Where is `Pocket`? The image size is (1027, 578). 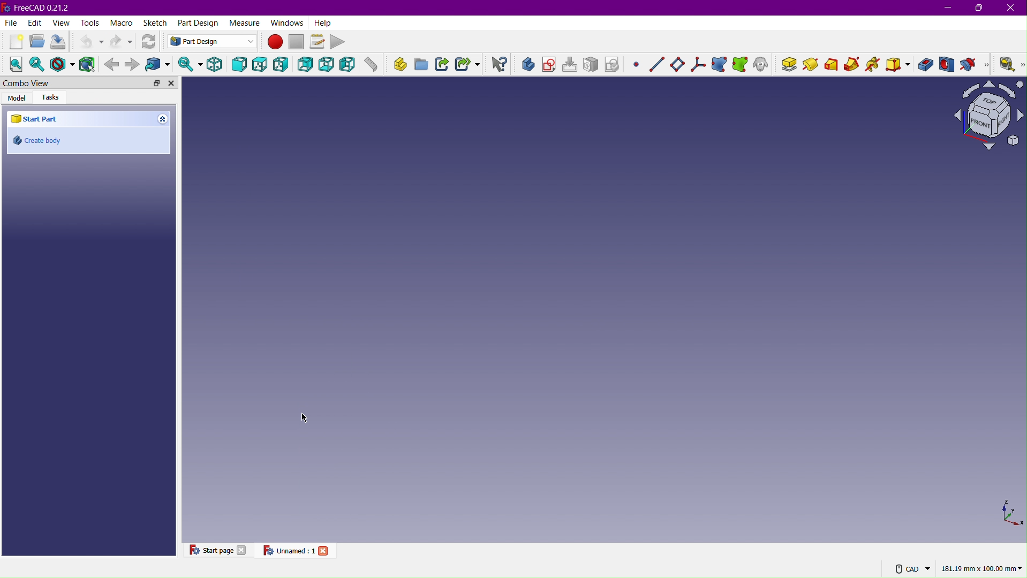
Pocket is located at coordinates (926, 64).